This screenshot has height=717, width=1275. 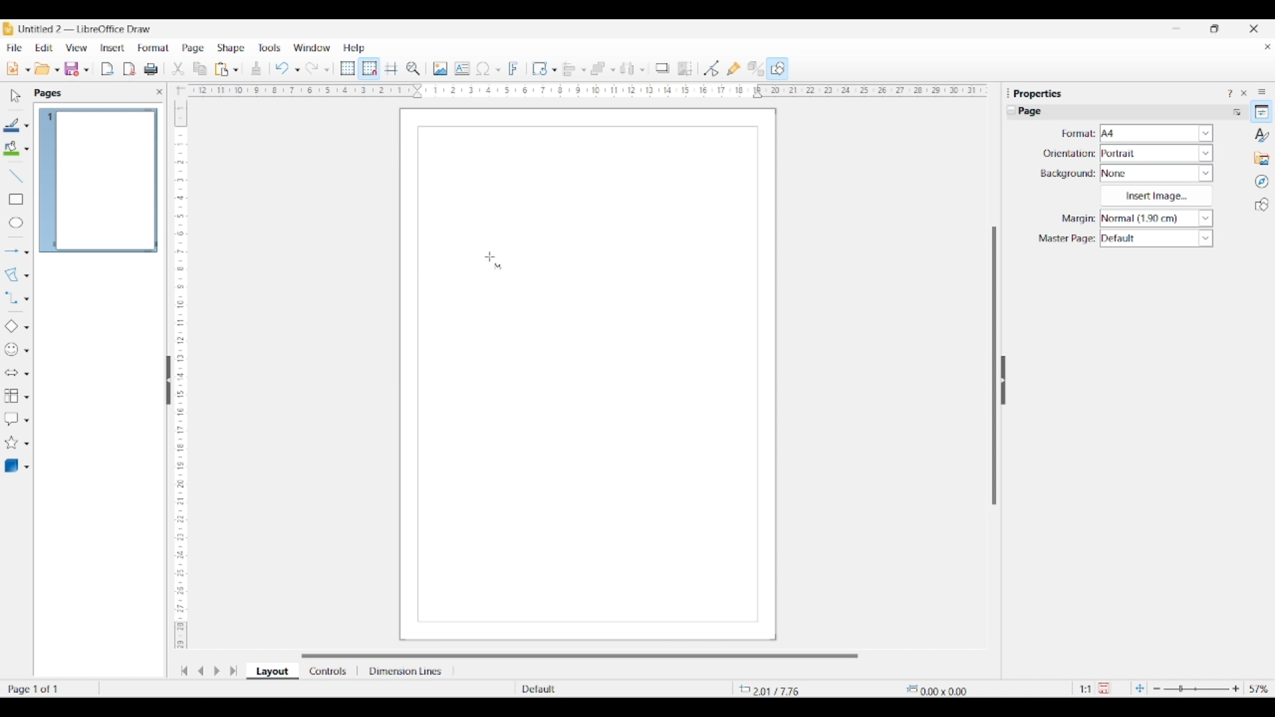 I want to click on 3D shape options, so click(x=27, y=467).